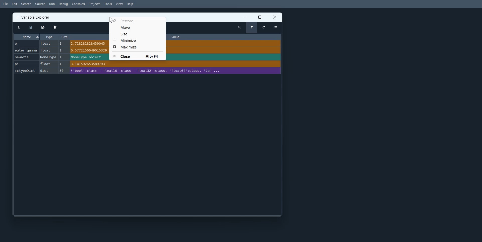  Describe the element at coordinates (62, 70) in the screenshot. I see `50` at that location.